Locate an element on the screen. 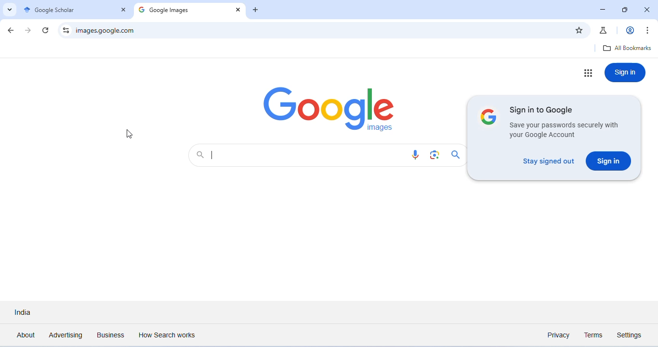 This screenshot has height=347, width=658. site information is located at coordinates (66, 30).